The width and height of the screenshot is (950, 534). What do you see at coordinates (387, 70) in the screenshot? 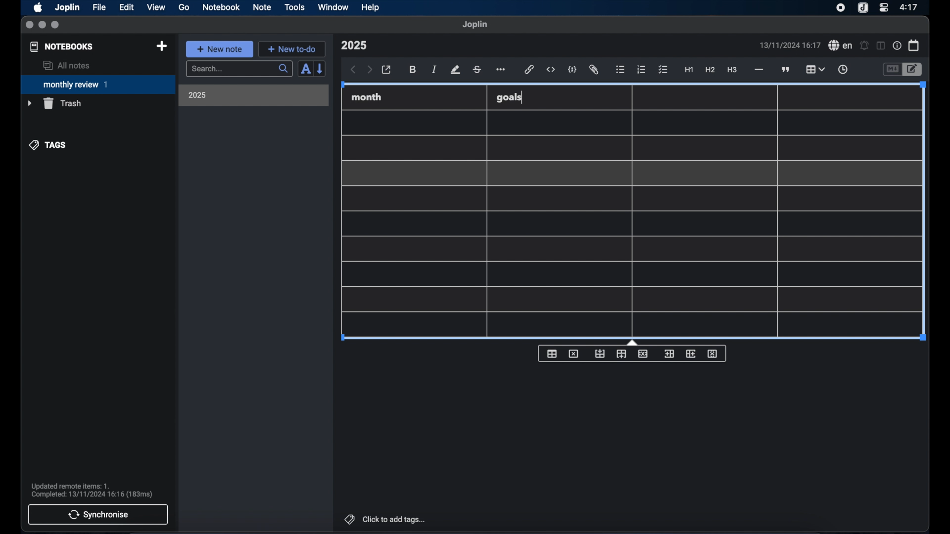
I see `open in external editor` at bounding box center [387, 70].